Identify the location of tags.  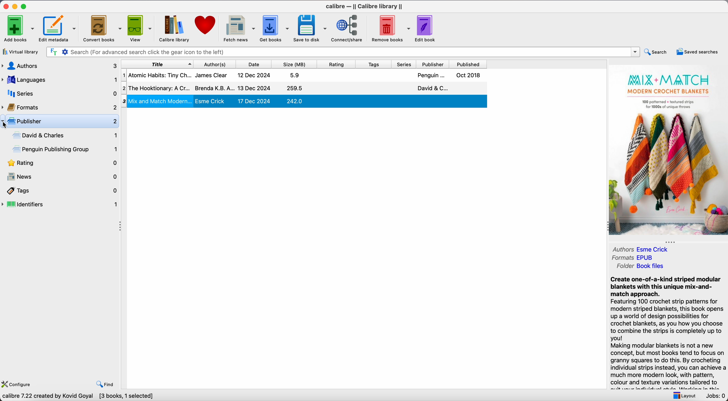
(60, 191).